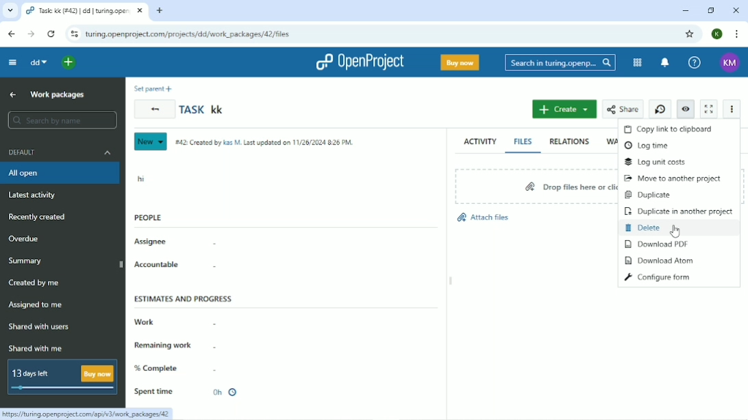  I want to click on Download PDF, so click(660, 246).